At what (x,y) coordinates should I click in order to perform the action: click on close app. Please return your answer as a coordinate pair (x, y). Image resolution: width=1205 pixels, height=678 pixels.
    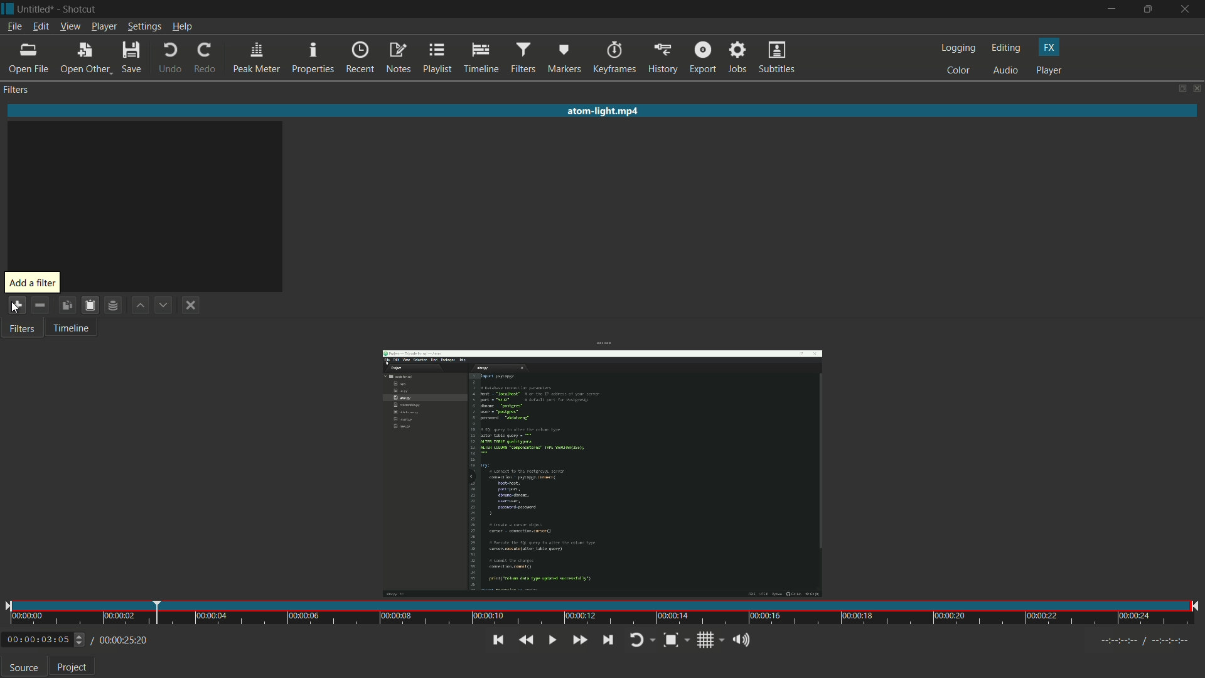
    Looking at the image, I should click on (1187, 9).